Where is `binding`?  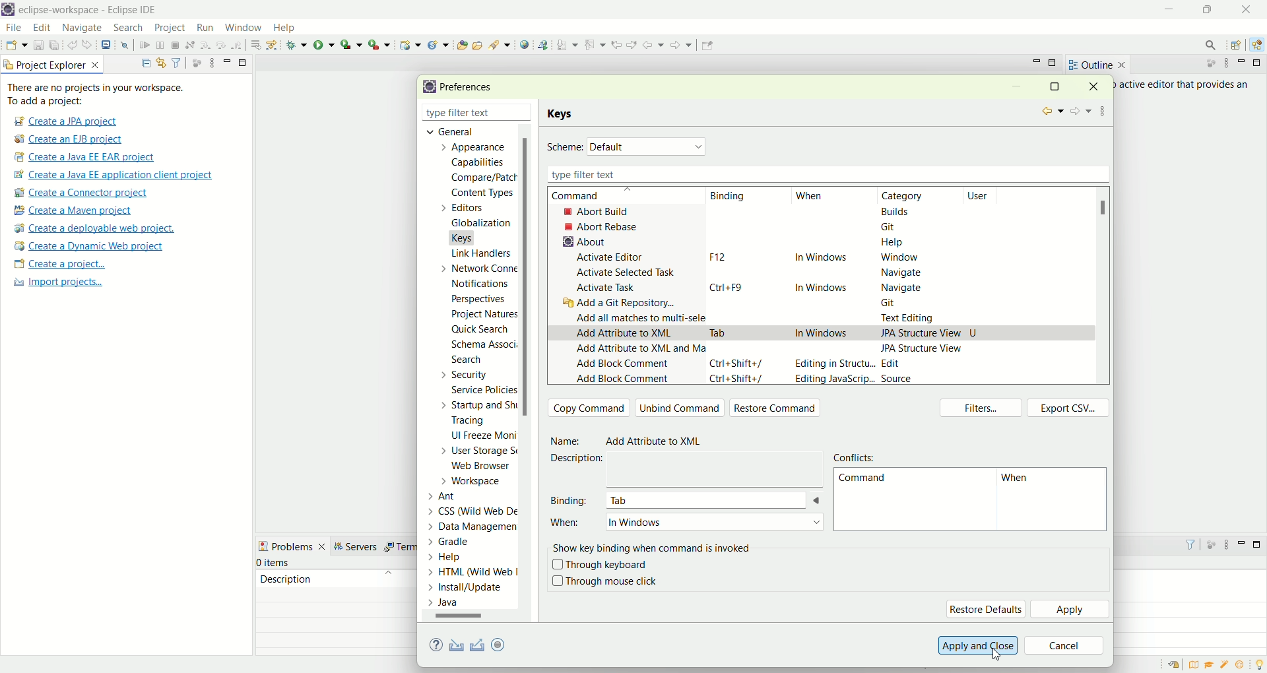
binding is located at coordinates (571, 499).